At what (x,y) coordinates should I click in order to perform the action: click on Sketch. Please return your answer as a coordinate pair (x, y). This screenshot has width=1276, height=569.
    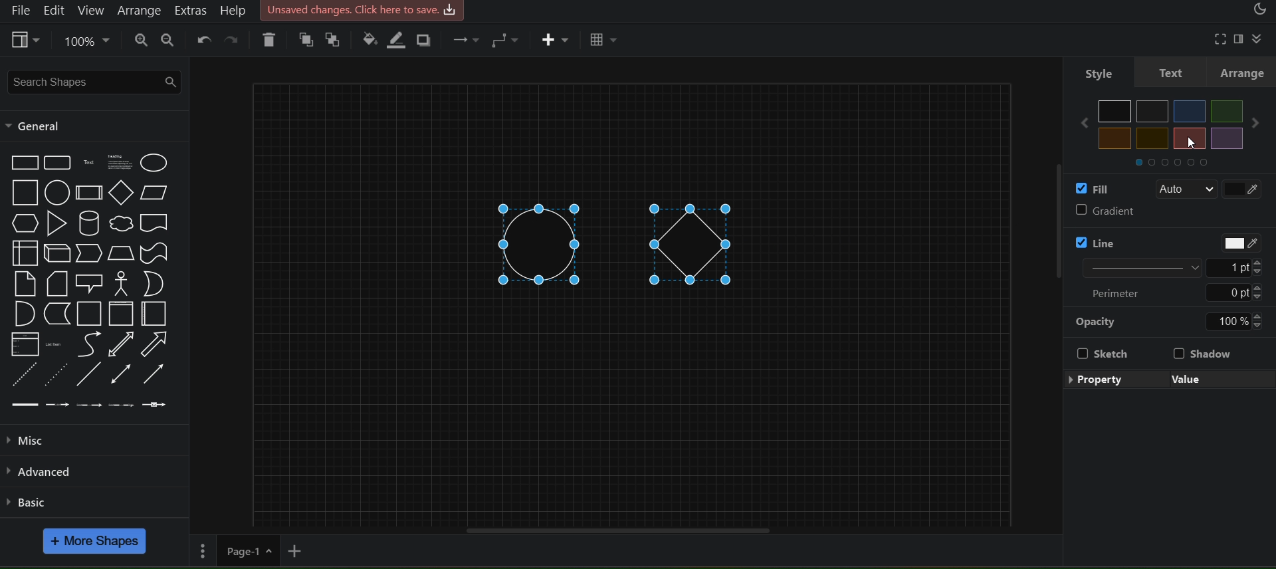
    Looking at the image, I should click on (1111, 356).